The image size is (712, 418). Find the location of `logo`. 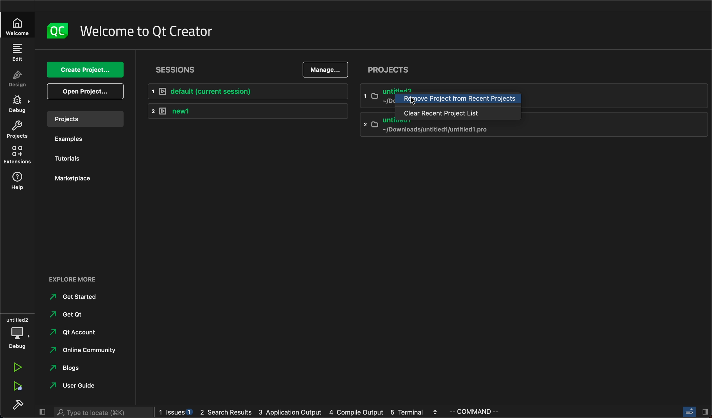

logo is located at coordinates (55, 31).